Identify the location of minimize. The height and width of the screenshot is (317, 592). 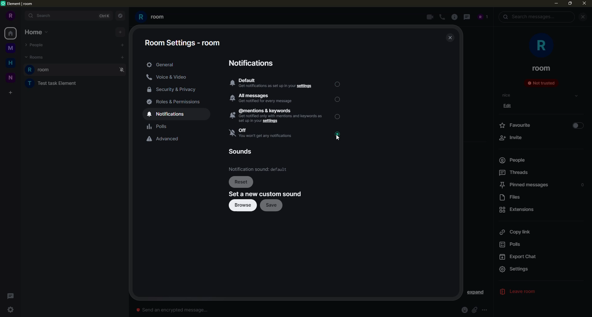
(556, 5).